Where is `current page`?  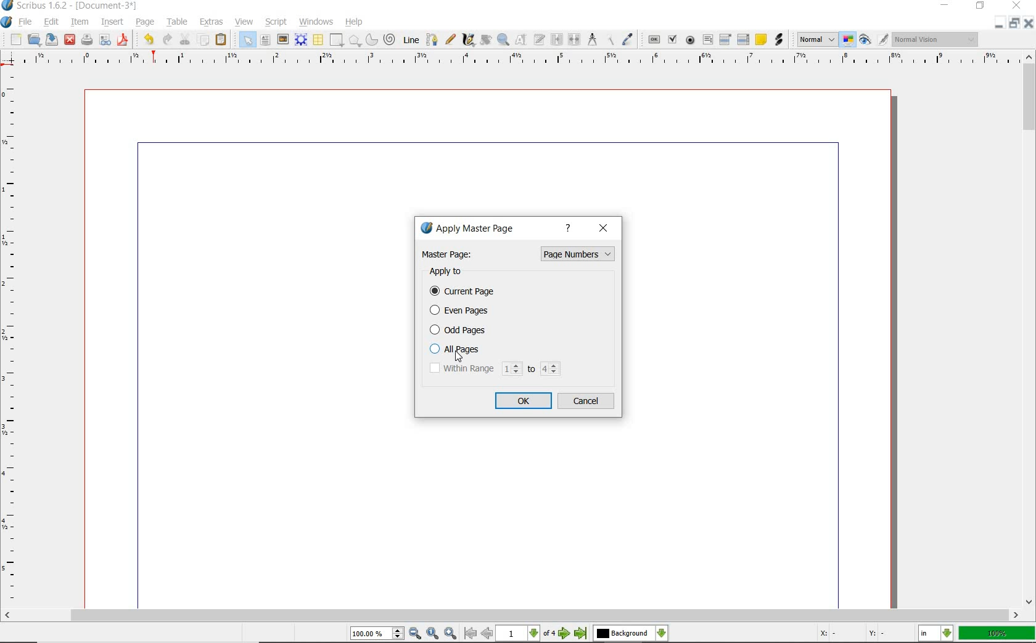
current page is located at coordinates (469, 292).